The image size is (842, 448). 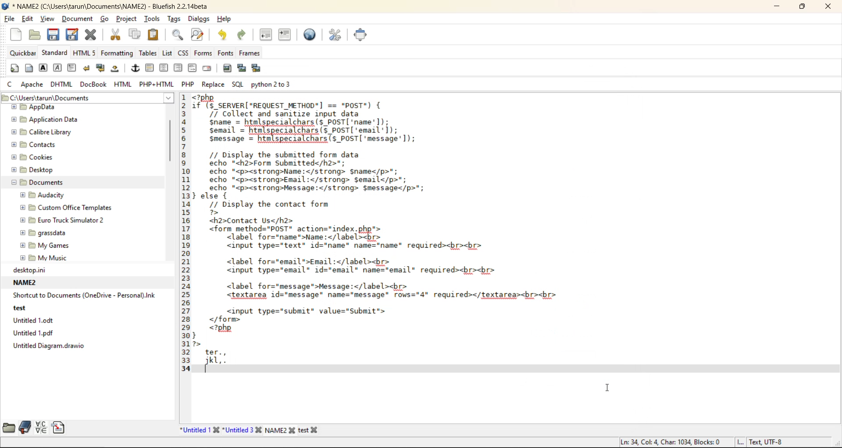 What do you see at coordinates (88, 69) in the screenshot?
I see `break` at bounding box center [88, 69].